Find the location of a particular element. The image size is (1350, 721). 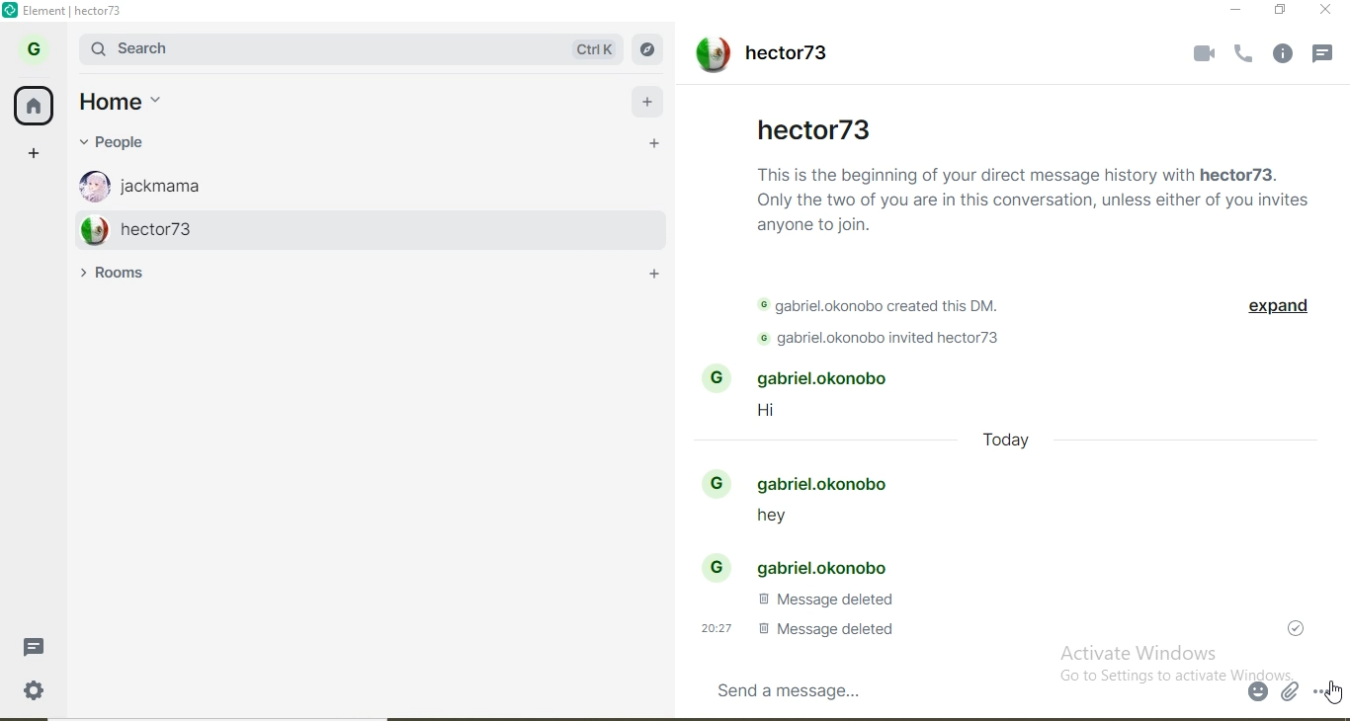

Hi is located at coordinates (779, 414).